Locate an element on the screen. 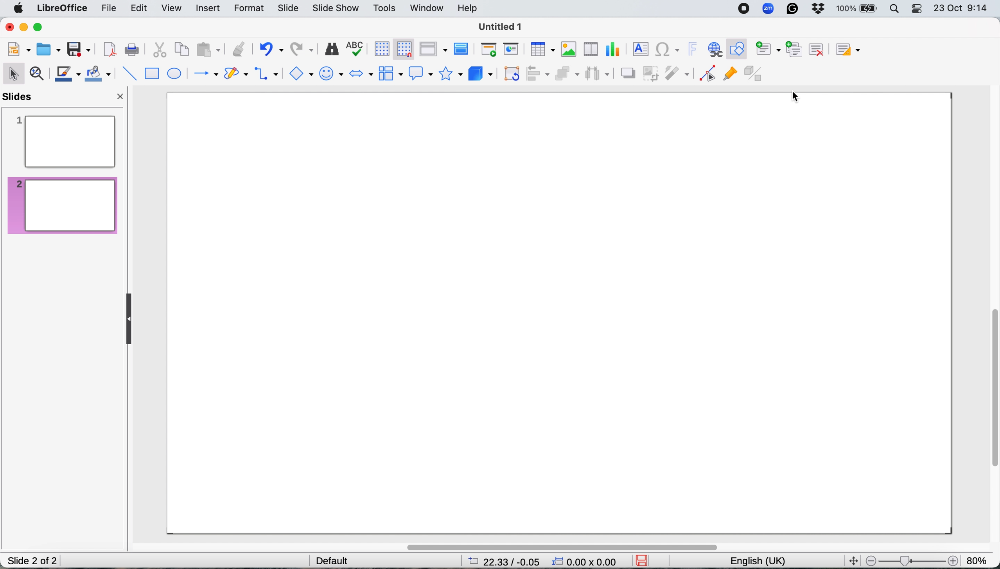 The height and width of the screenshot is (569, 1000). find and replace is located at coordinates (332, 50).